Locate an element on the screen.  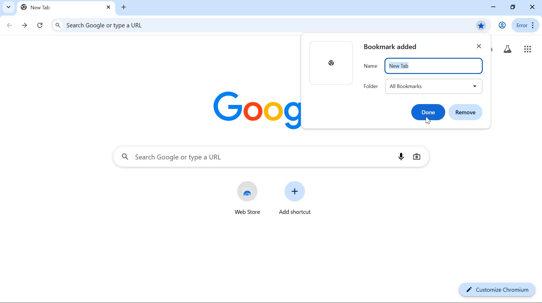
New Tab is located at coordinates (433, 65).